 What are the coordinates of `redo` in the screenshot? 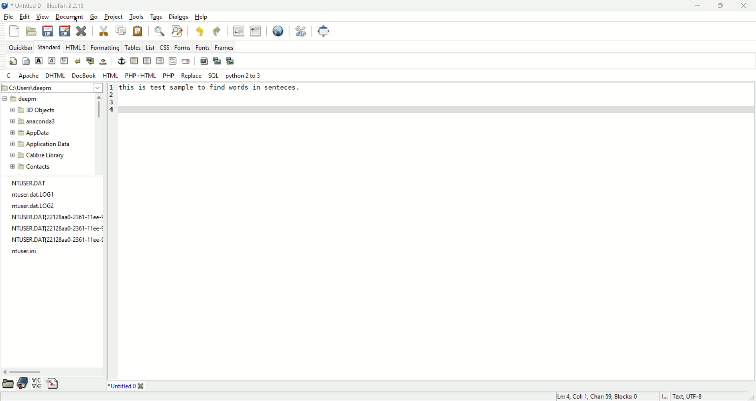 It's located at (217, 30).